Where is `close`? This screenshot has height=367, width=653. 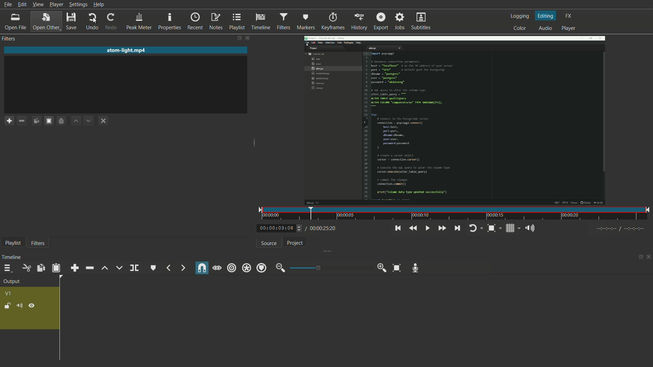
close is located at coordinates (101, 120).